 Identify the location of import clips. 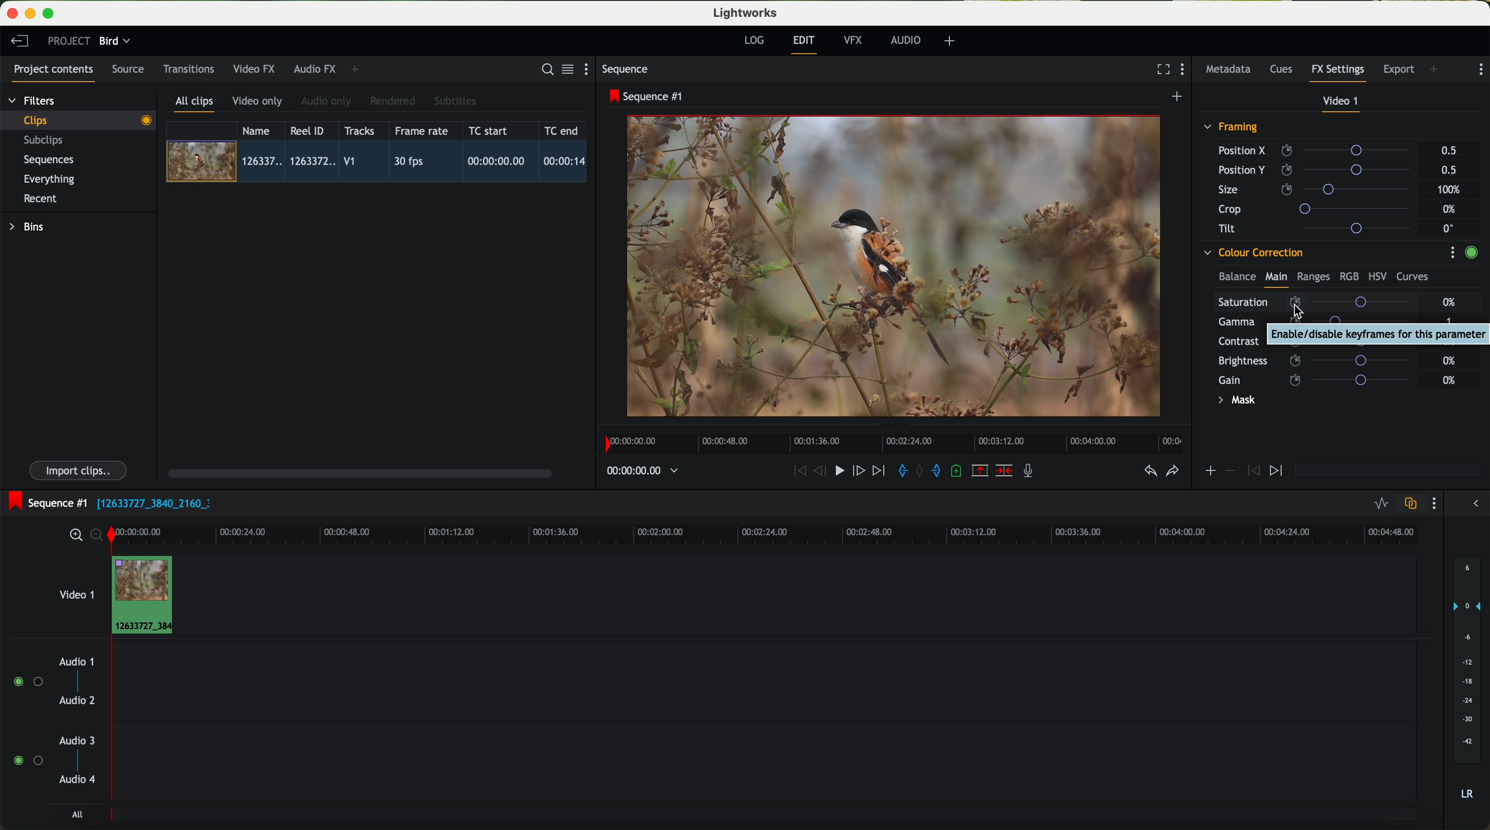
(80, 470).